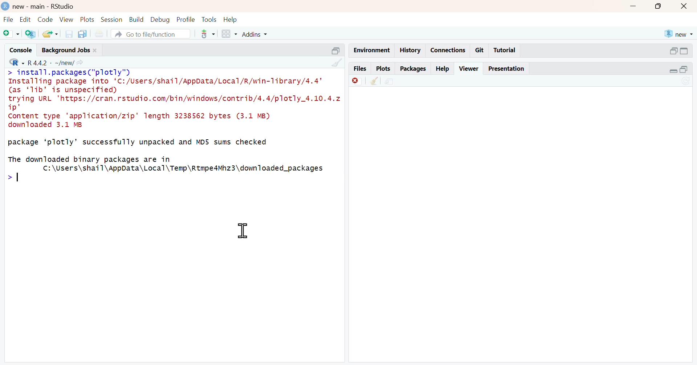 The width and height of the screenshot is (697, 365). What do you see at coordinates (7, 179) in the screenshot?
I see `prompt cursor` at bounding box center [7, 179].